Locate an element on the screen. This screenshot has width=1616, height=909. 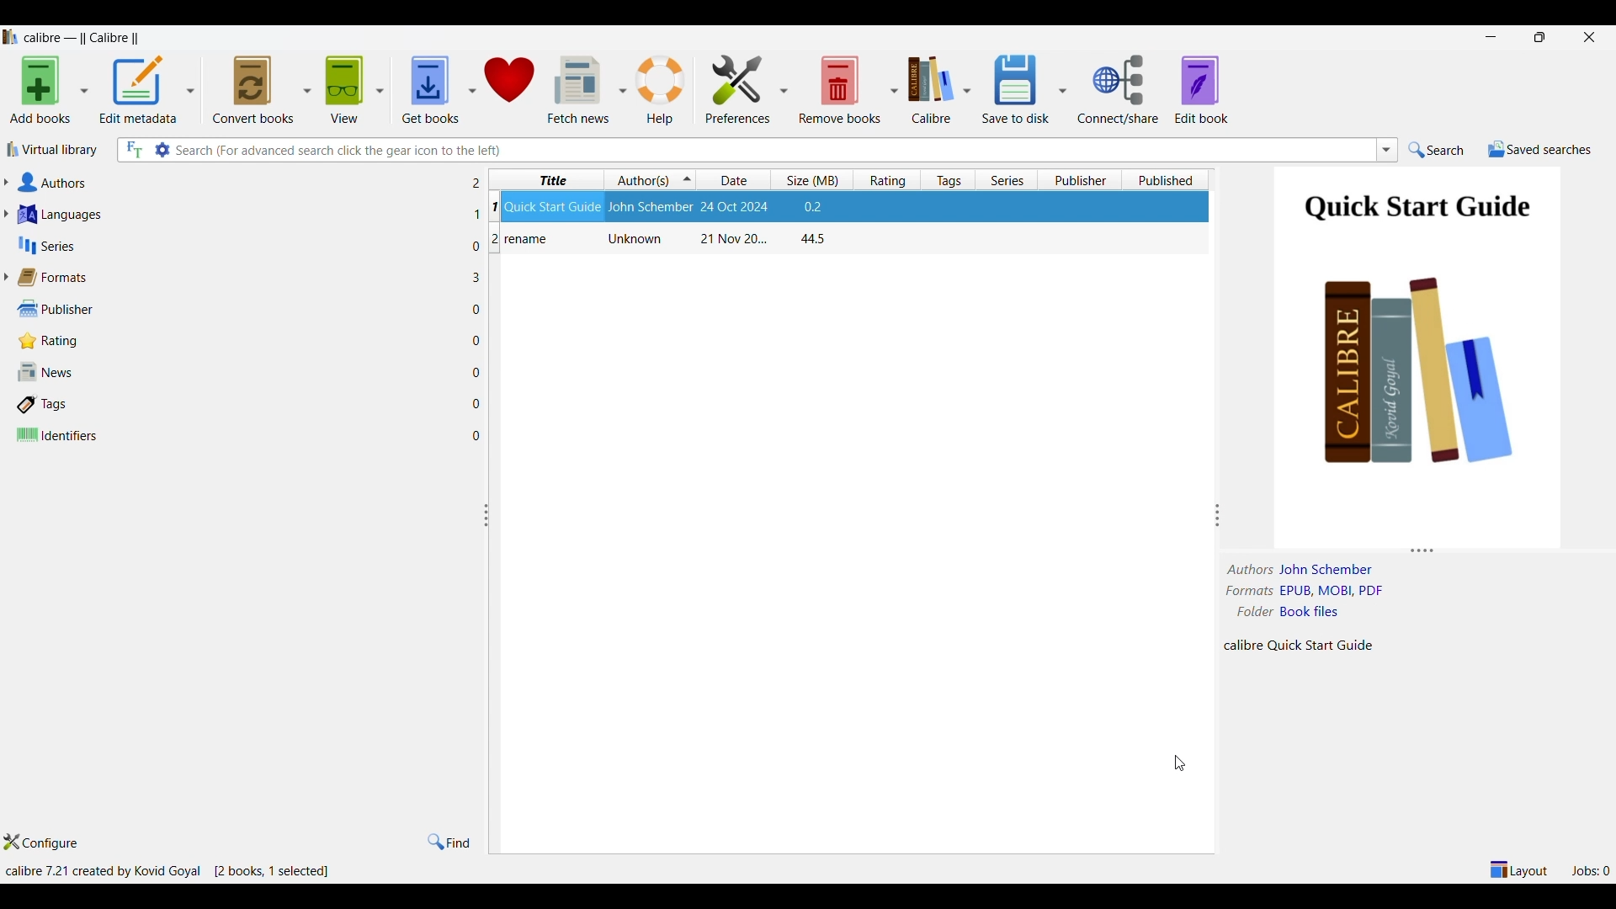
Remove book options is located at coordinates (894, 91).